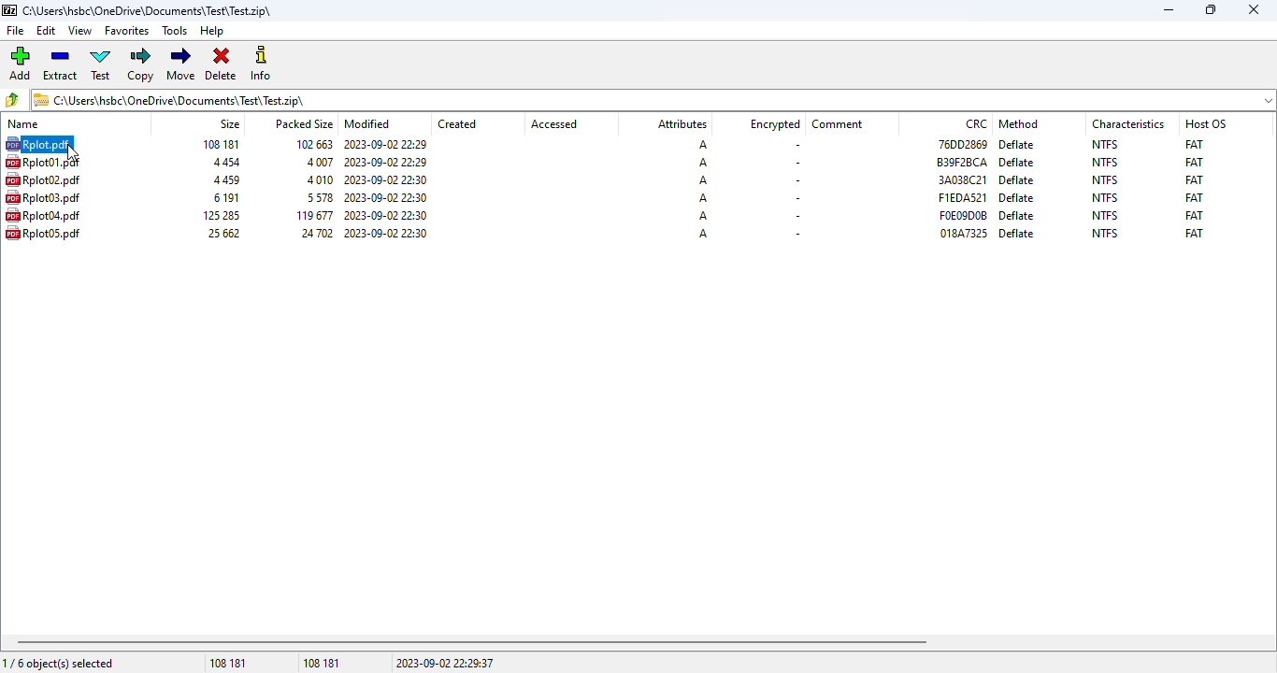 This screenshot has width=1277, height=673. I want to click on NTFS, so click(1105, 179).